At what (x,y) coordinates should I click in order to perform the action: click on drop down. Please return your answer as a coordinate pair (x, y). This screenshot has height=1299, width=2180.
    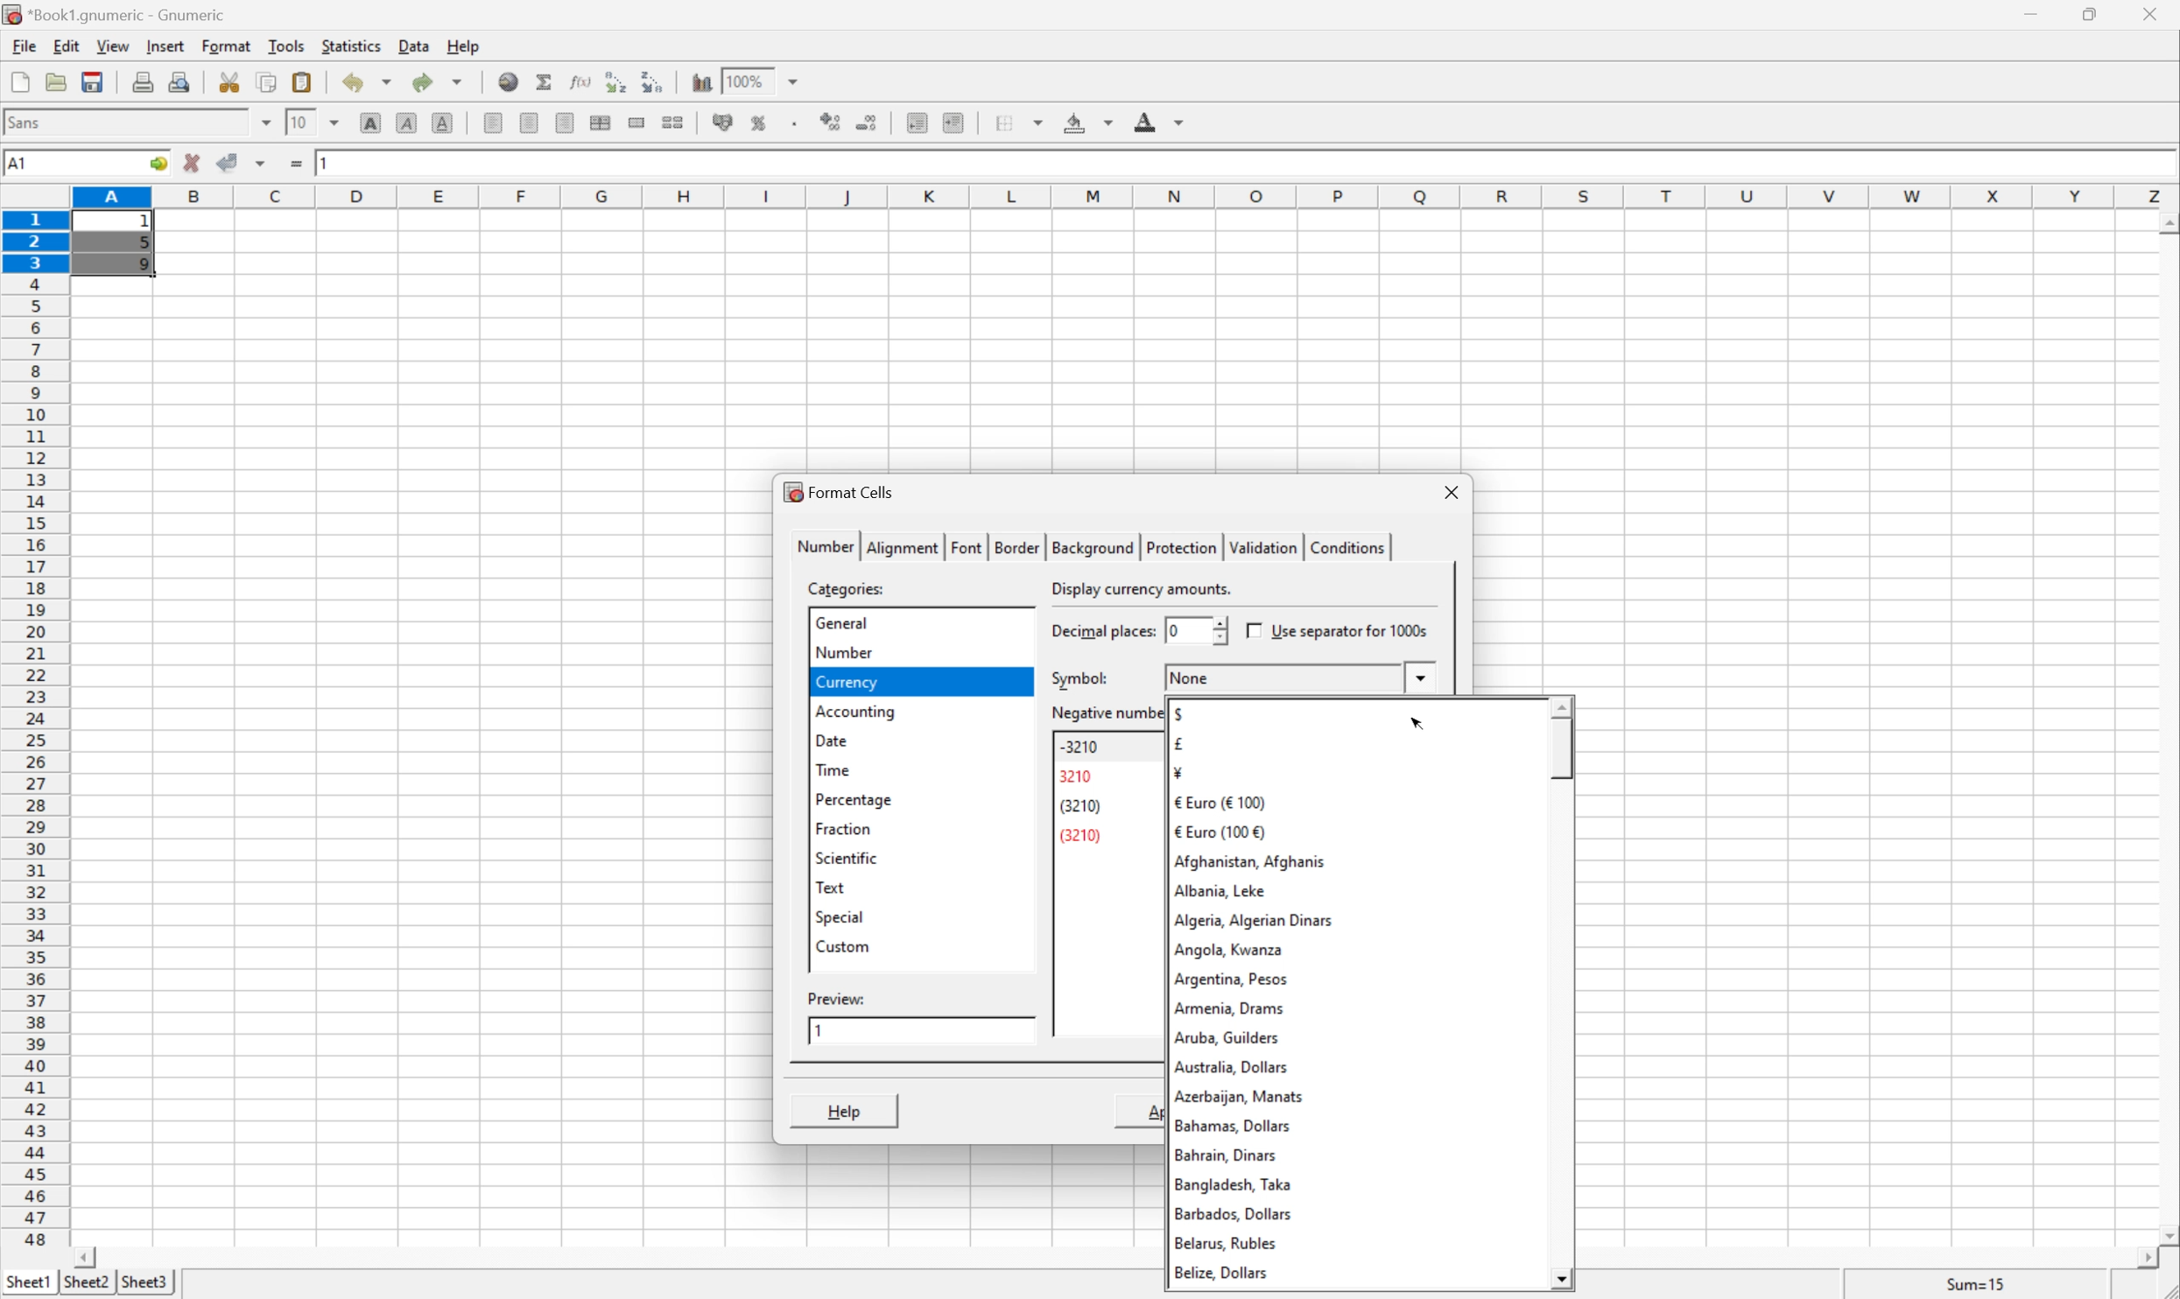
    Looking at the image, I should click on (798, 80).